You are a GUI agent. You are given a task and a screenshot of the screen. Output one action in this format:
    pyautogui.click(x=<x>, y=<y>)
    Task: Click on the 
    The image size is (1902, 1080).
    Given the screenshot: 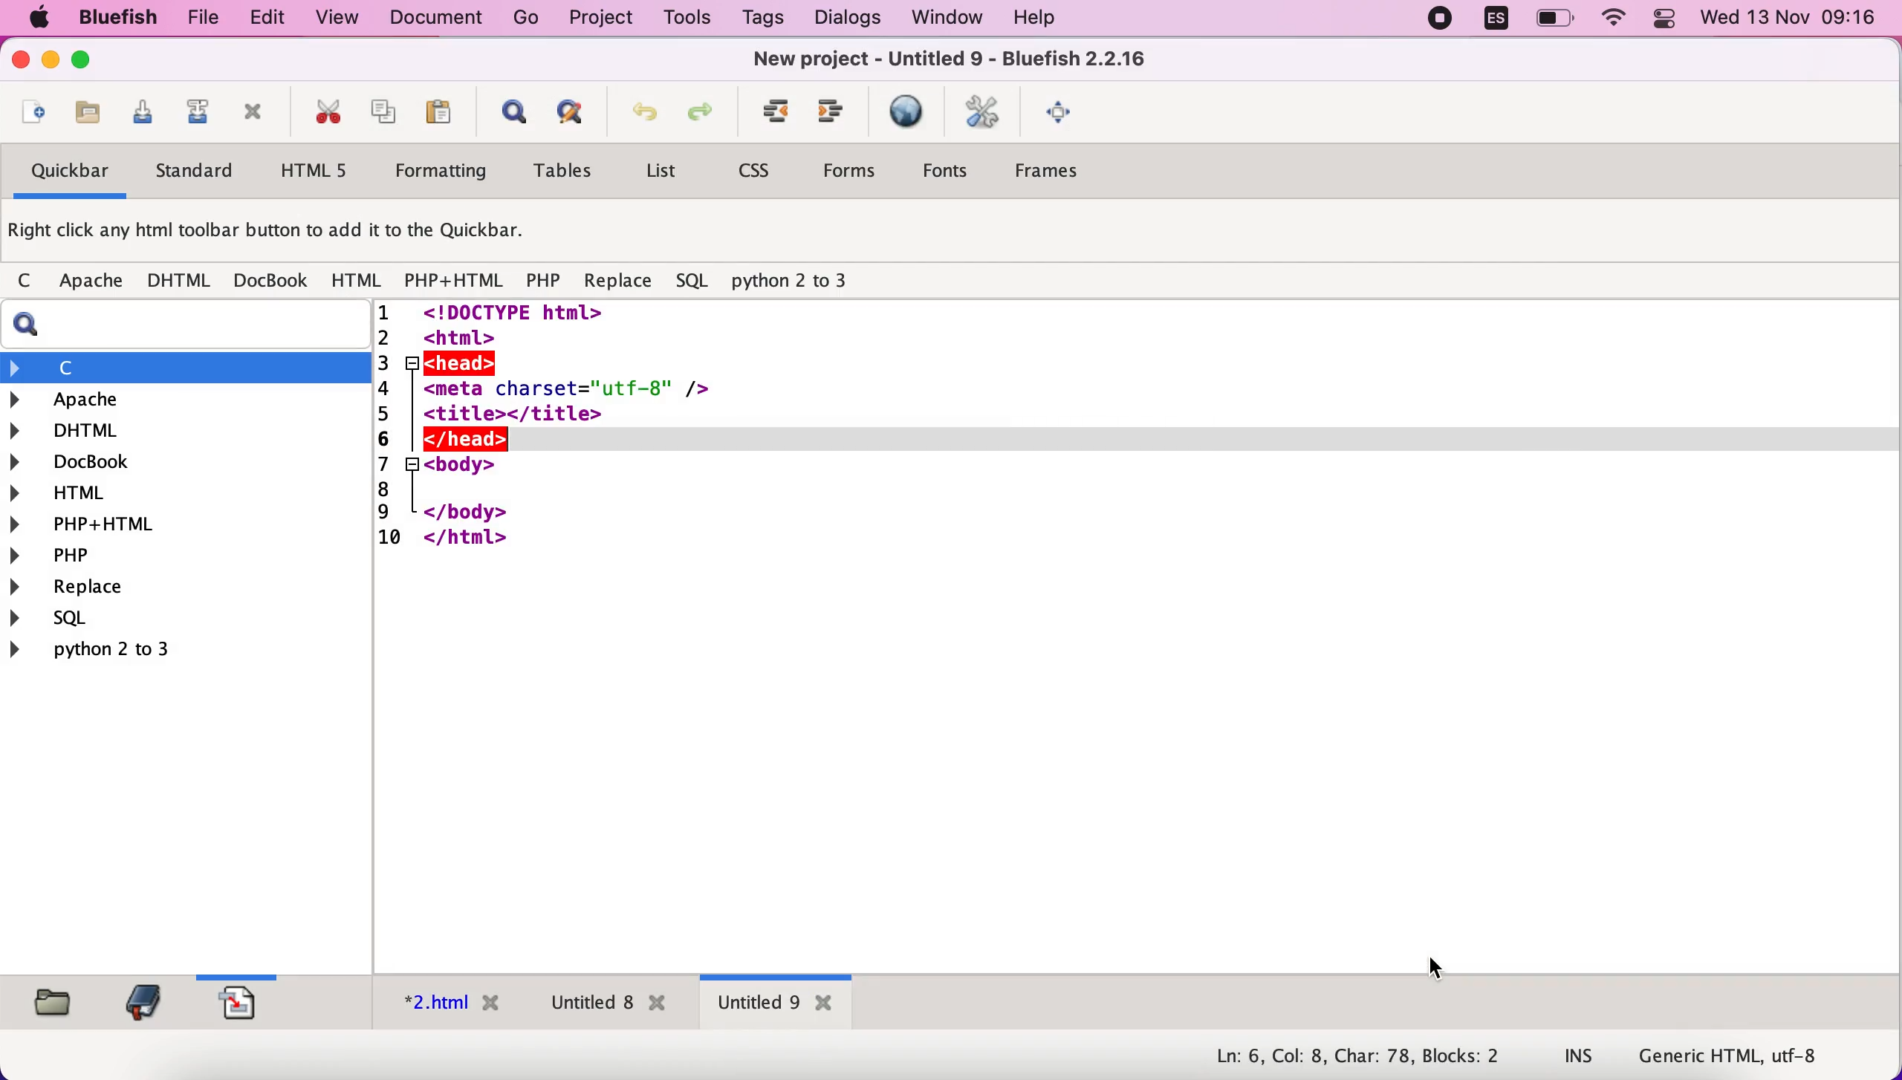 What is the action you would take?
    pyautogui.click(x=248, y=112)
    